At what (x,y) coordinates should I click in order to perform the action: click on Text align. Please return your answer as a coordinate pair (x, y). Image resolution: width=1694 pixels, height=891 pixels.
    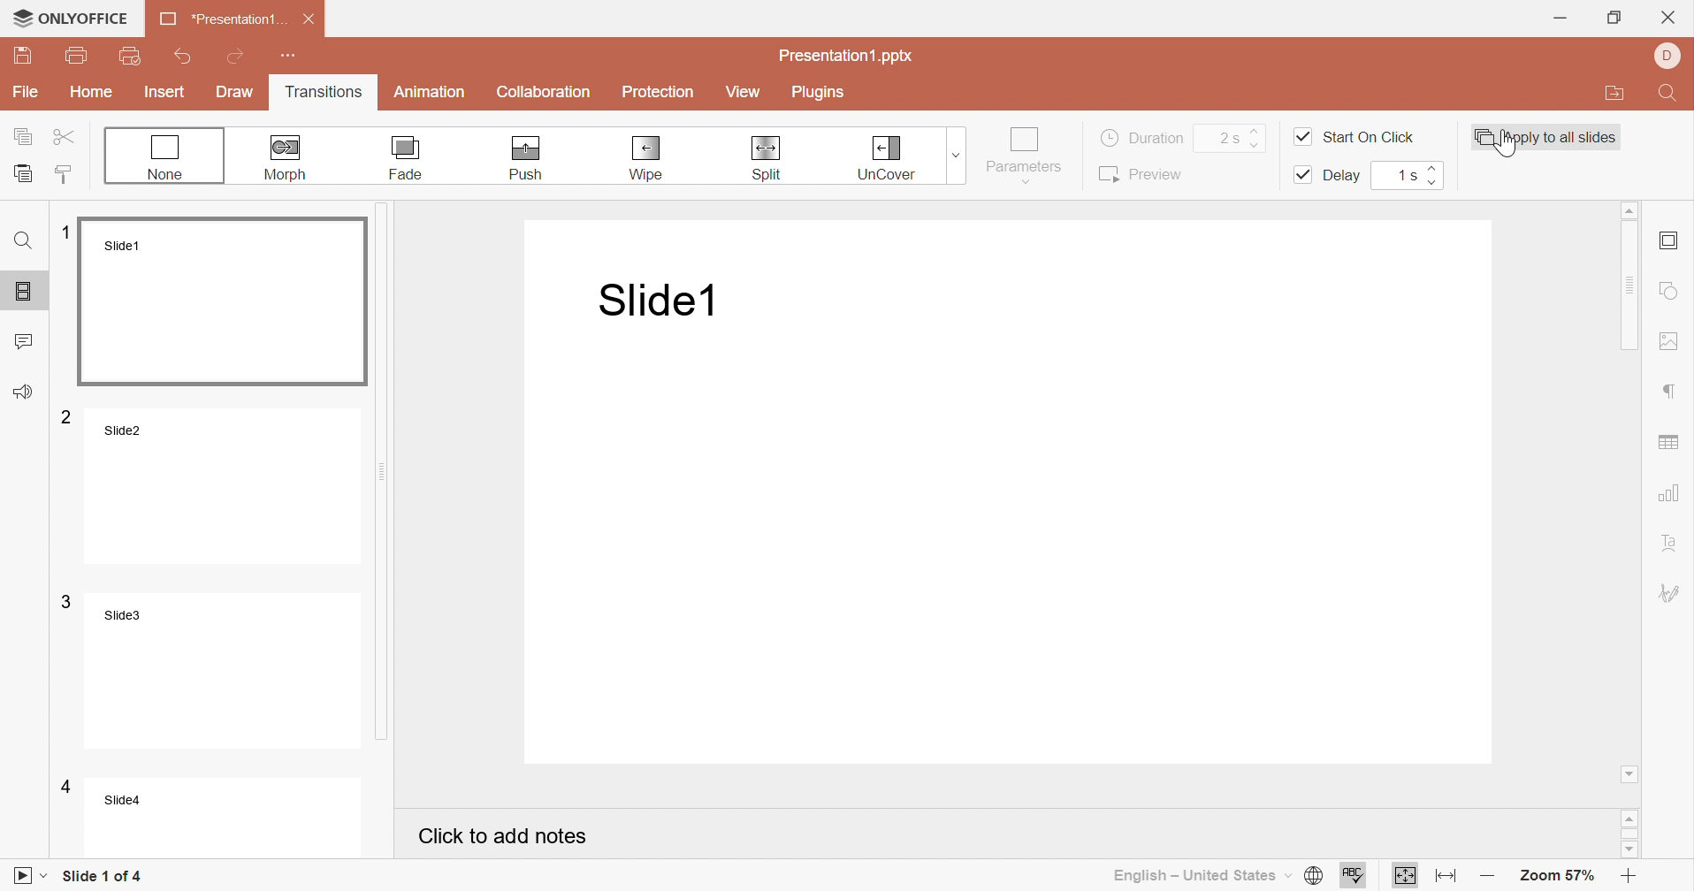
    Looking at the image, I should click on (1673, 542).